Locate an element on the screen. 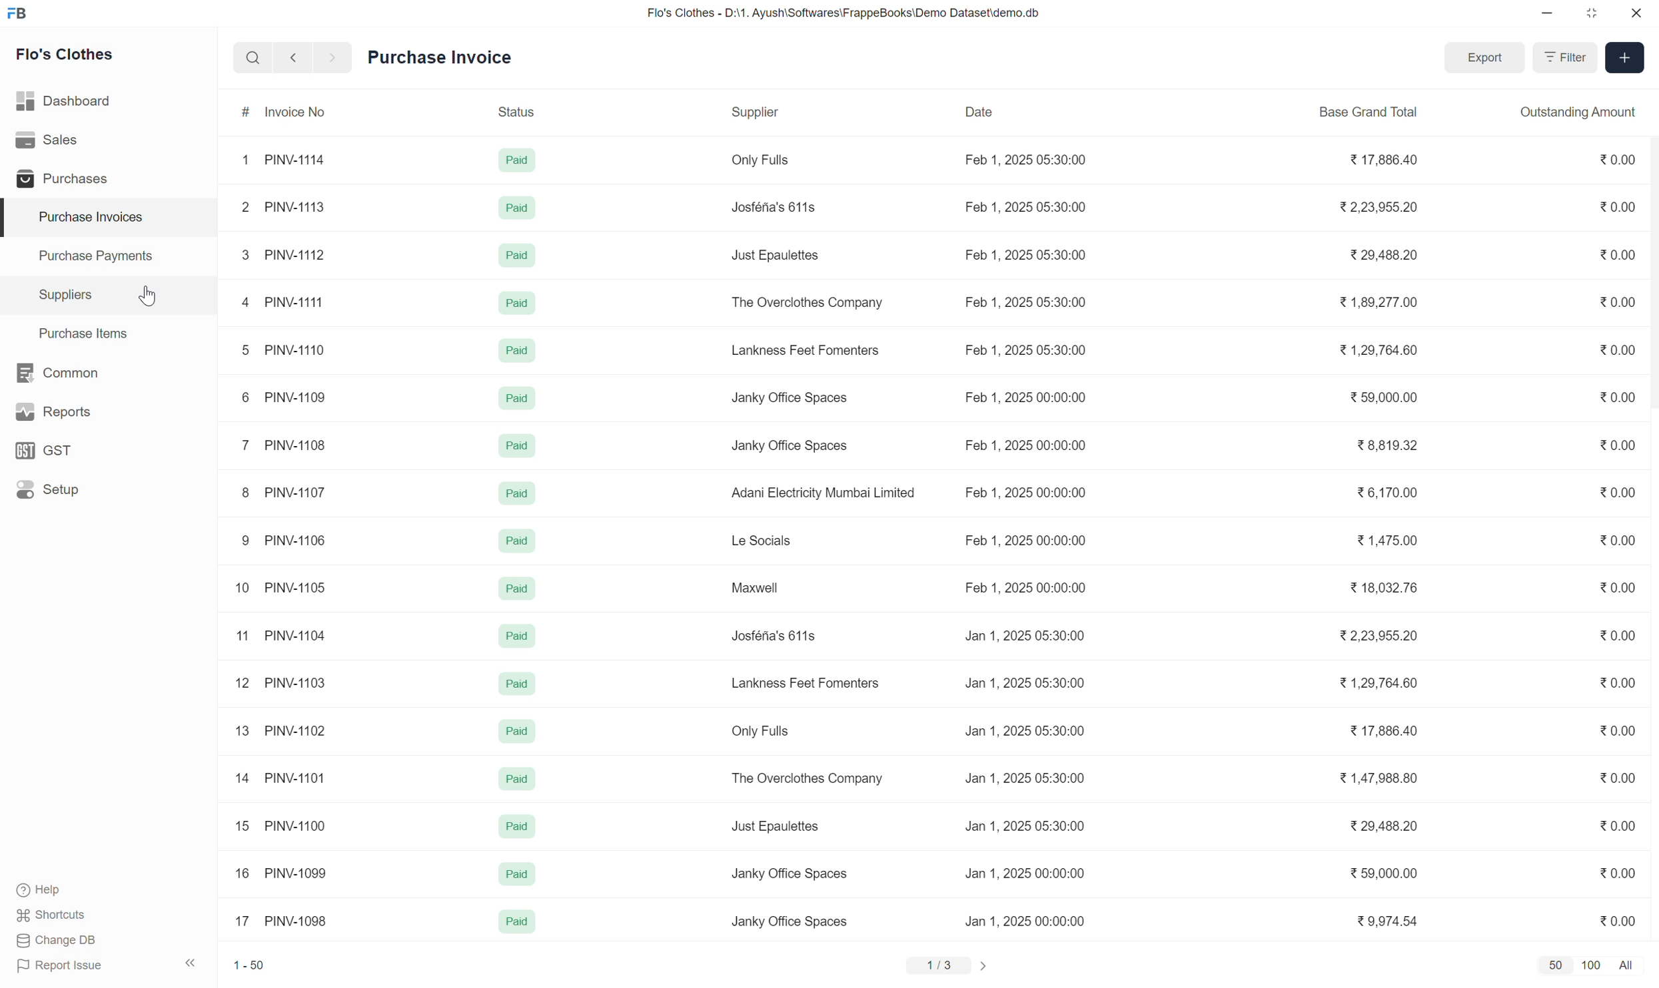 The image size is (1659, 988). Add new Purchase Invoice is located at coordinates (1624, 58).